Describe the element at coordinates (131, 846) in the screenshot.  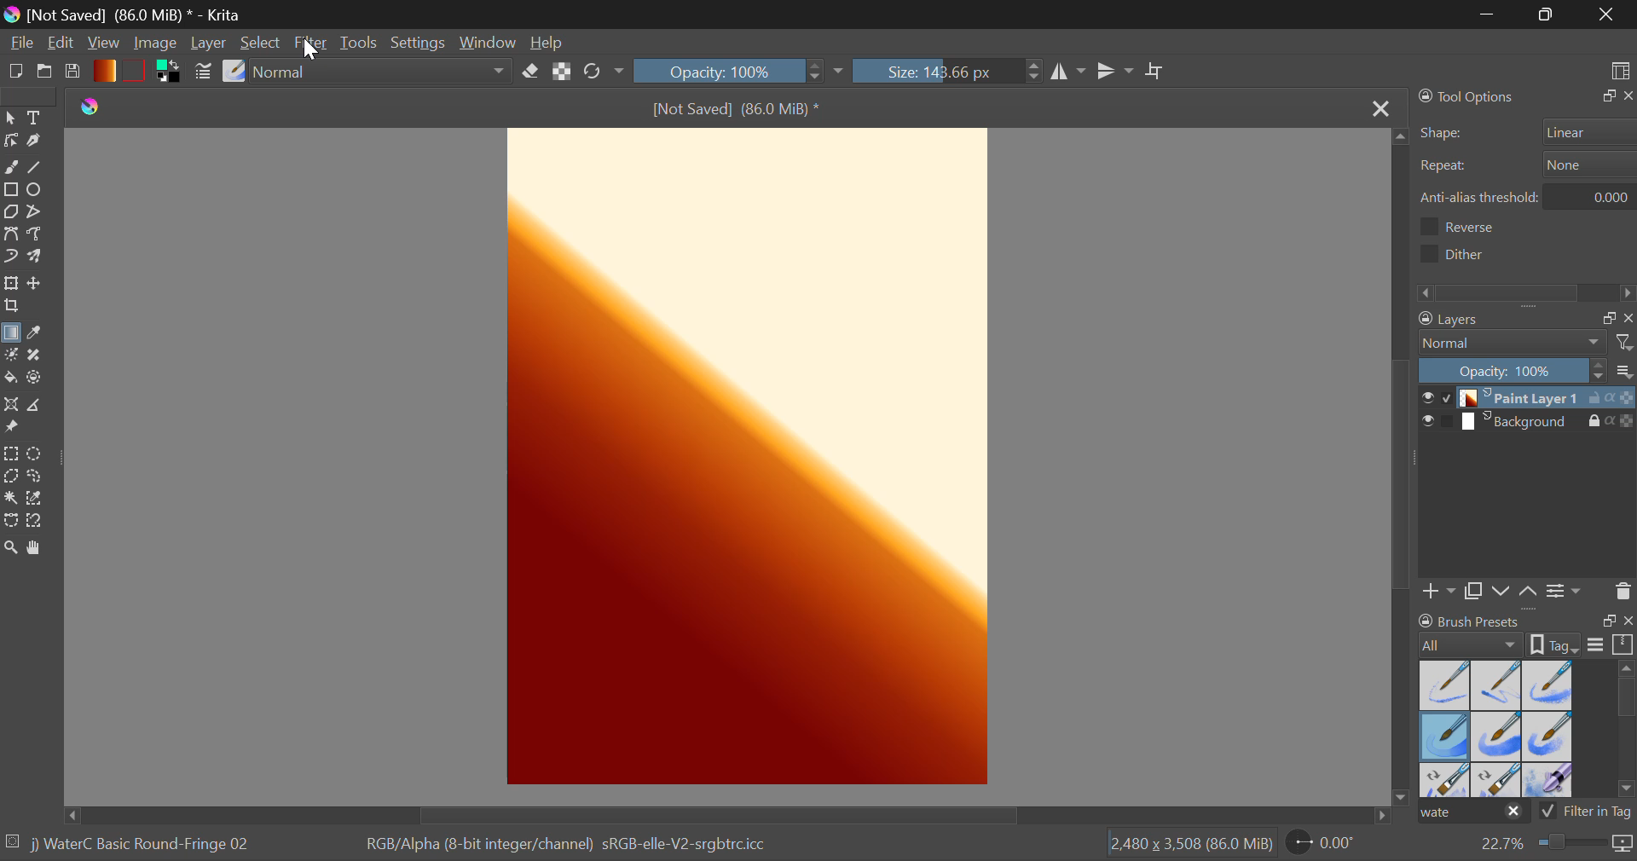
I see `jj waterc basic round-fringe 02` at that location.